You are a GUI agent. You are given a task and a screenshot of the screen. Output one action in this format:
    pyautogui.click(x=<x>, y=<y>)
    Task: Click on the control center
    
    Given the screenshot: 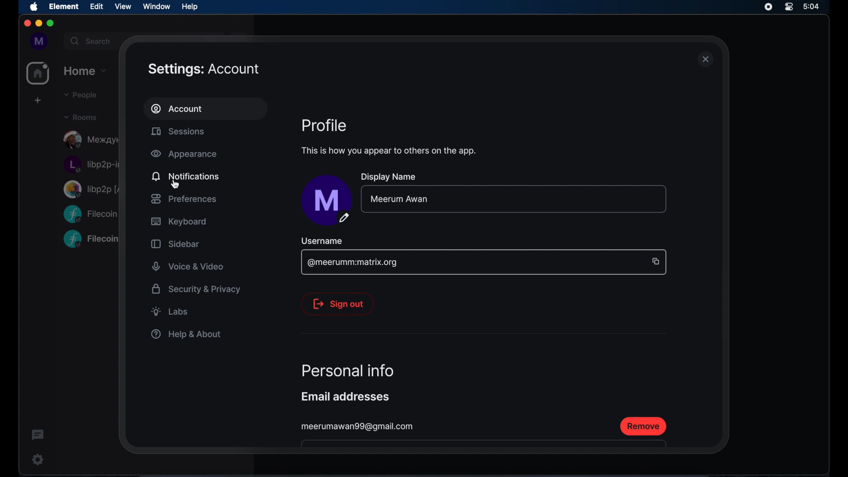 What is the action you would take?
    pyautogui.click(x=789, y=7)
    